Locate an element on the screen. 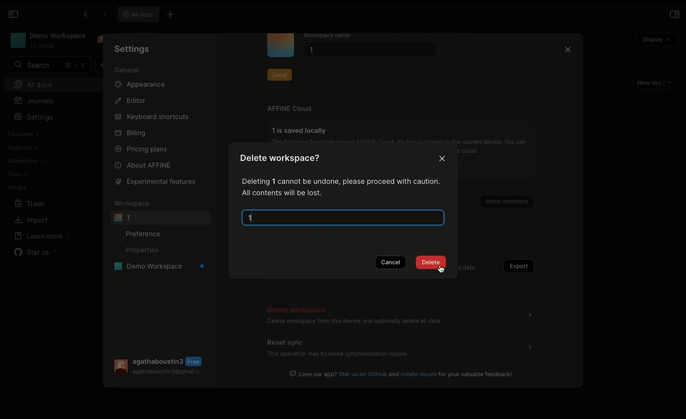 This screenshot has width=686, height=419. Workspace is located at coordinates (134, 203).